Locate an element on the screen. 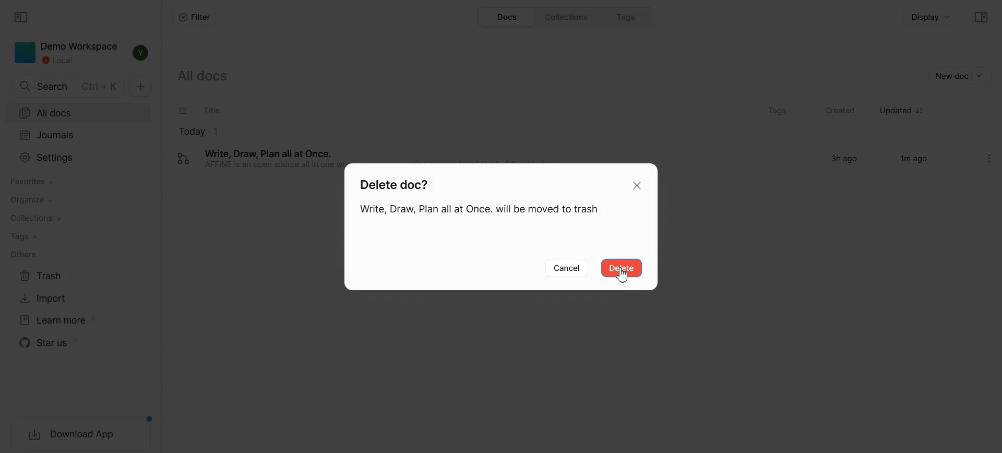 Image resolution: width=1002 pixels, height=453 pixels. Tags is located at coordinates (776, 111).